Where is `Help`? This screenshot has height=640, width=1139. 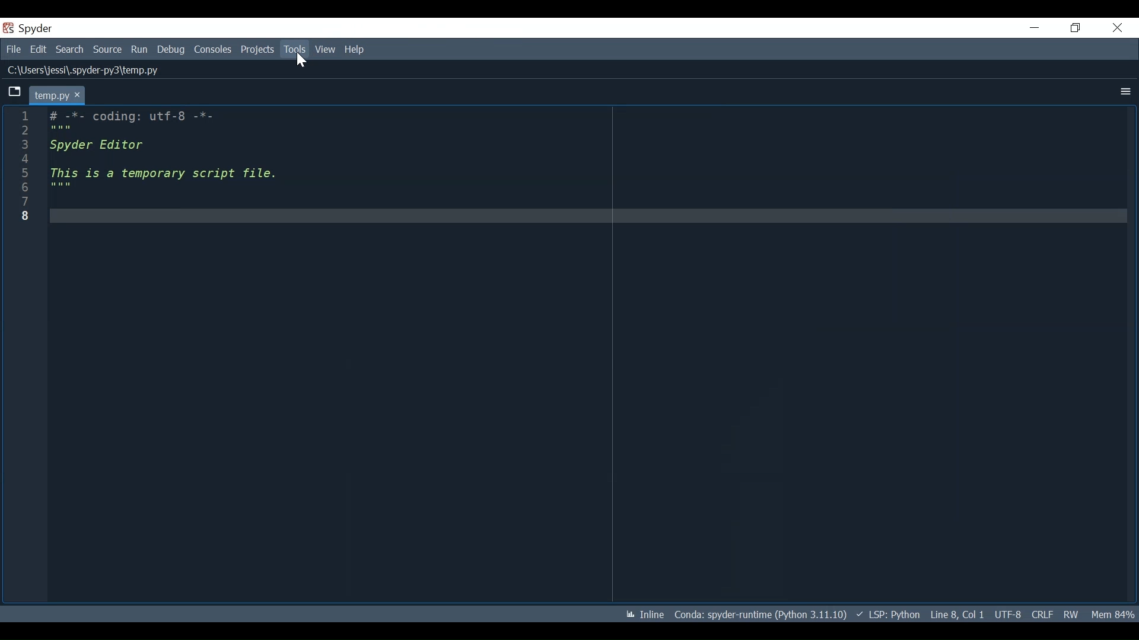
Help is located at coordinates (354, 50).